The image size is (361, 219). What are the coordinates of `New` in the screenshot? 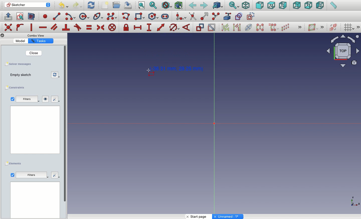 It's located at (106, 6).